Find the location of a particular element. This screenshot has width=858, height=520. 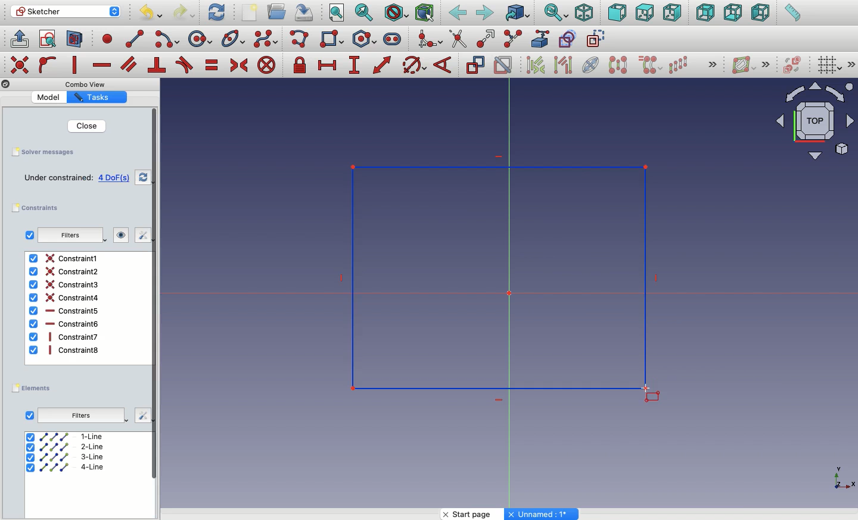

Filters is located at coordinates (80, 416).